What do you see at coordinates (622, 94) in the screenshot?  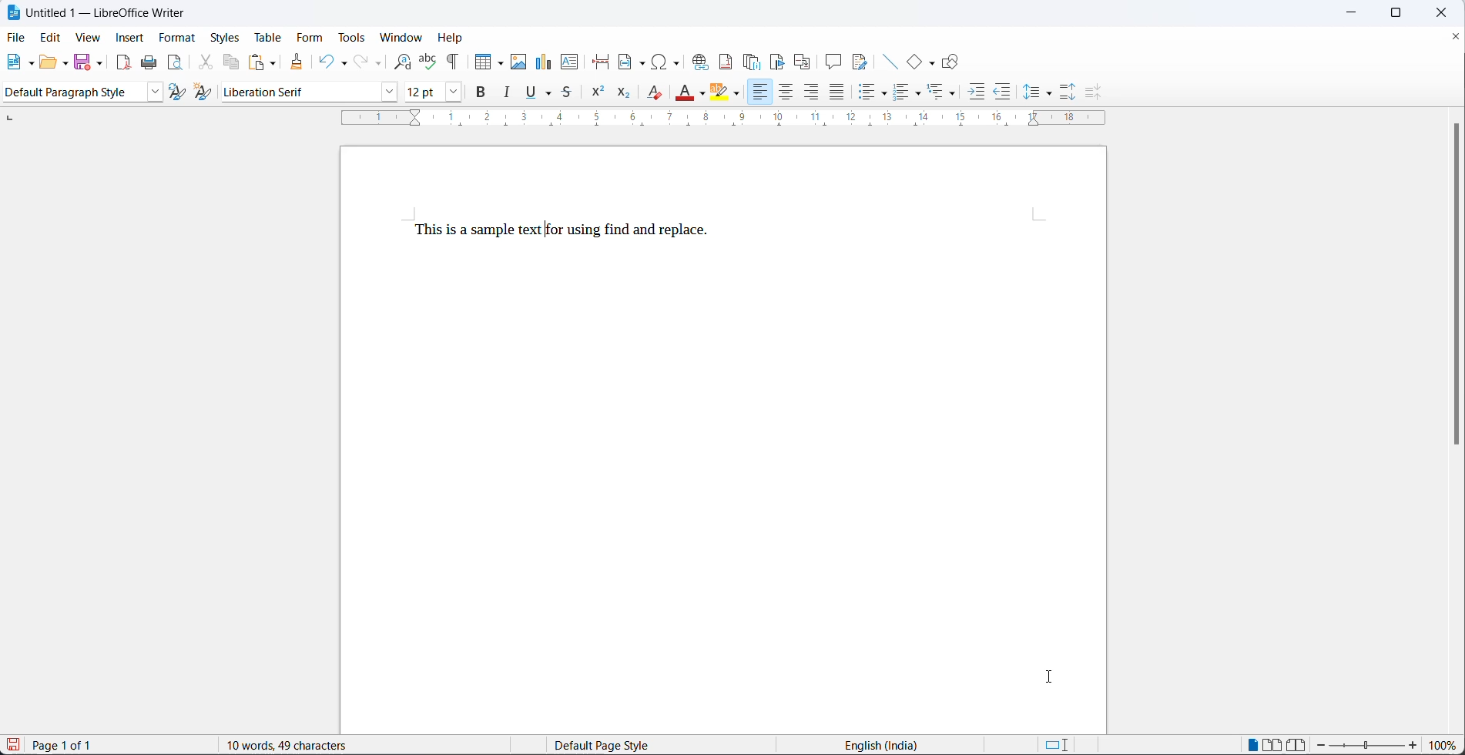 I see `subscript` at bounding box center [622, 94].